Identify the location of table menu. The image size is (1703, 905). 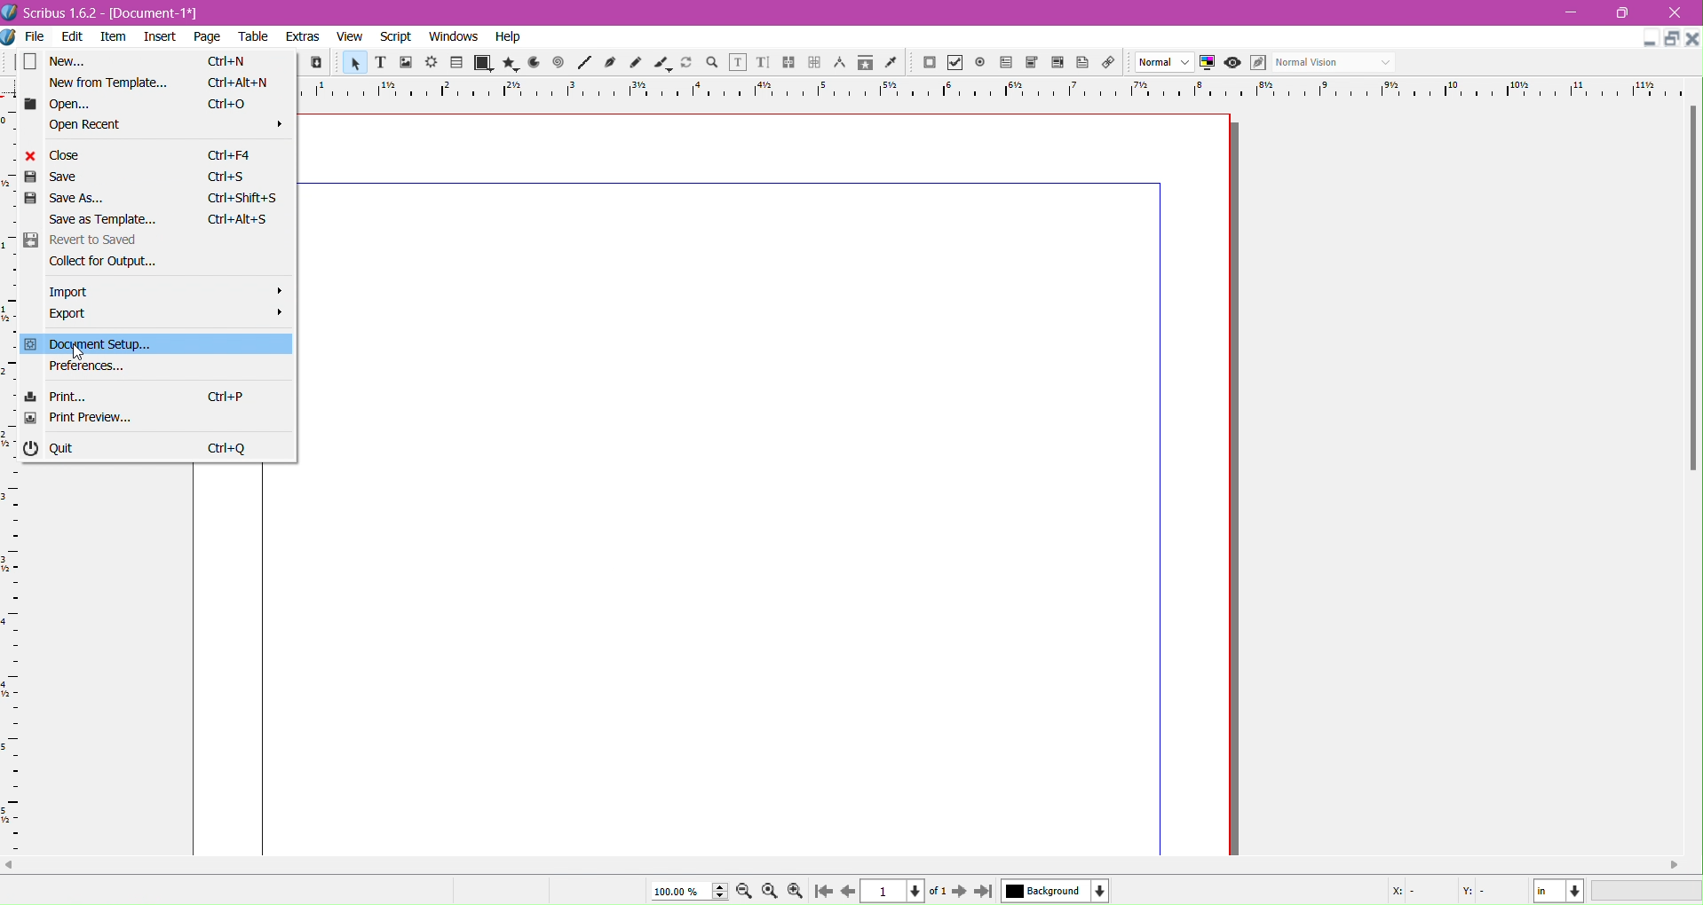
(254, 37).